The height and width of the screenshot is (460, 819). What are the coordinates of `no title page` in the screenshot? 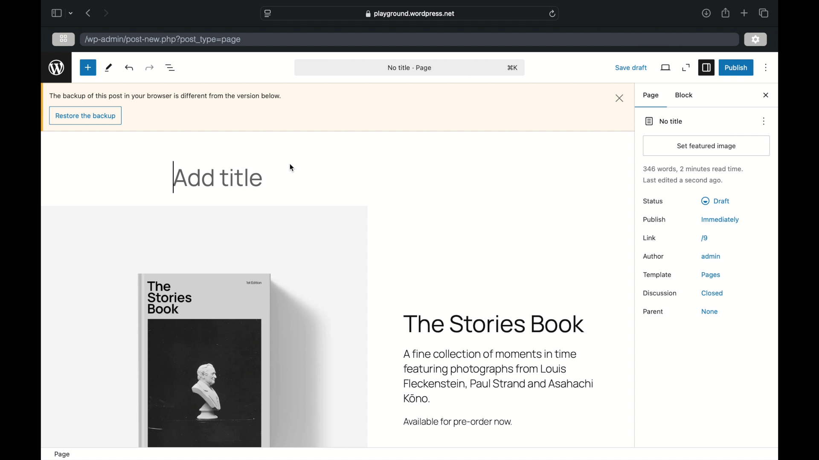 It's located at (409, 68).